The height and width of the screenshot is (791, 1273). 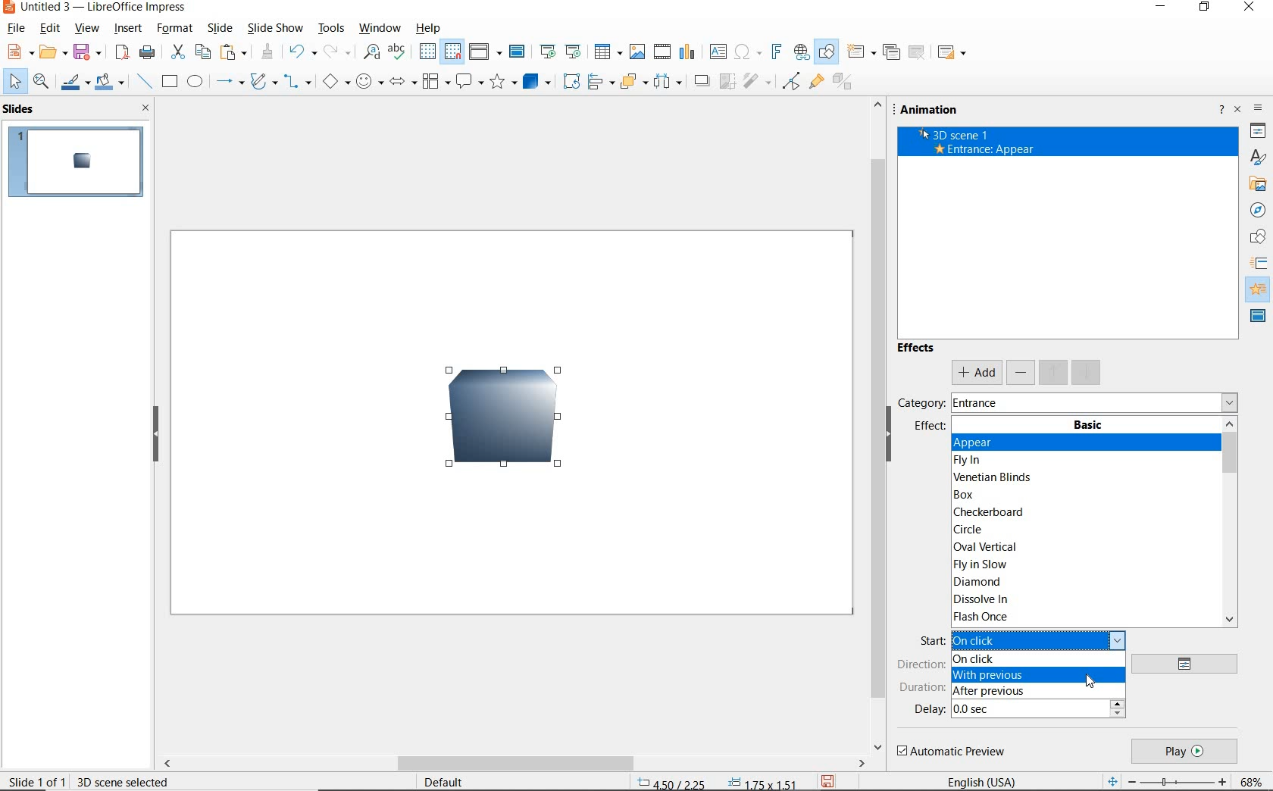 What do you see at coordinates (13, 81) in the screenshot?
I see `select` at bounding box center [13, 81].